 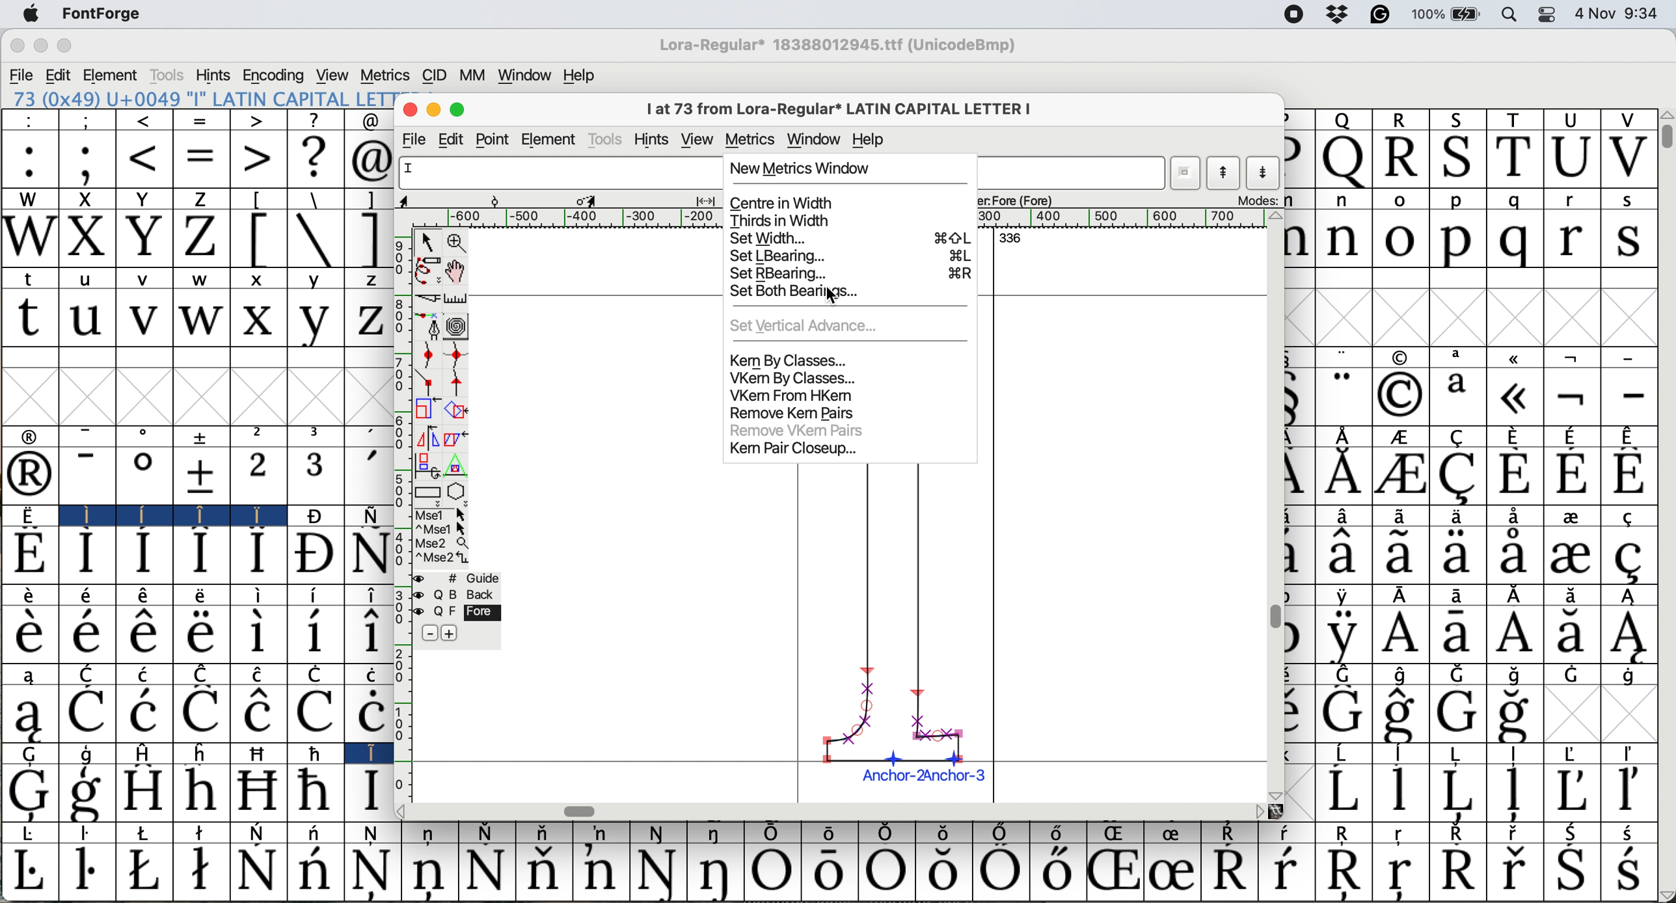 What do you see at coordinates (430, 872) in the screenshot?
I see `Symbol` at bounding box center [430, 872].